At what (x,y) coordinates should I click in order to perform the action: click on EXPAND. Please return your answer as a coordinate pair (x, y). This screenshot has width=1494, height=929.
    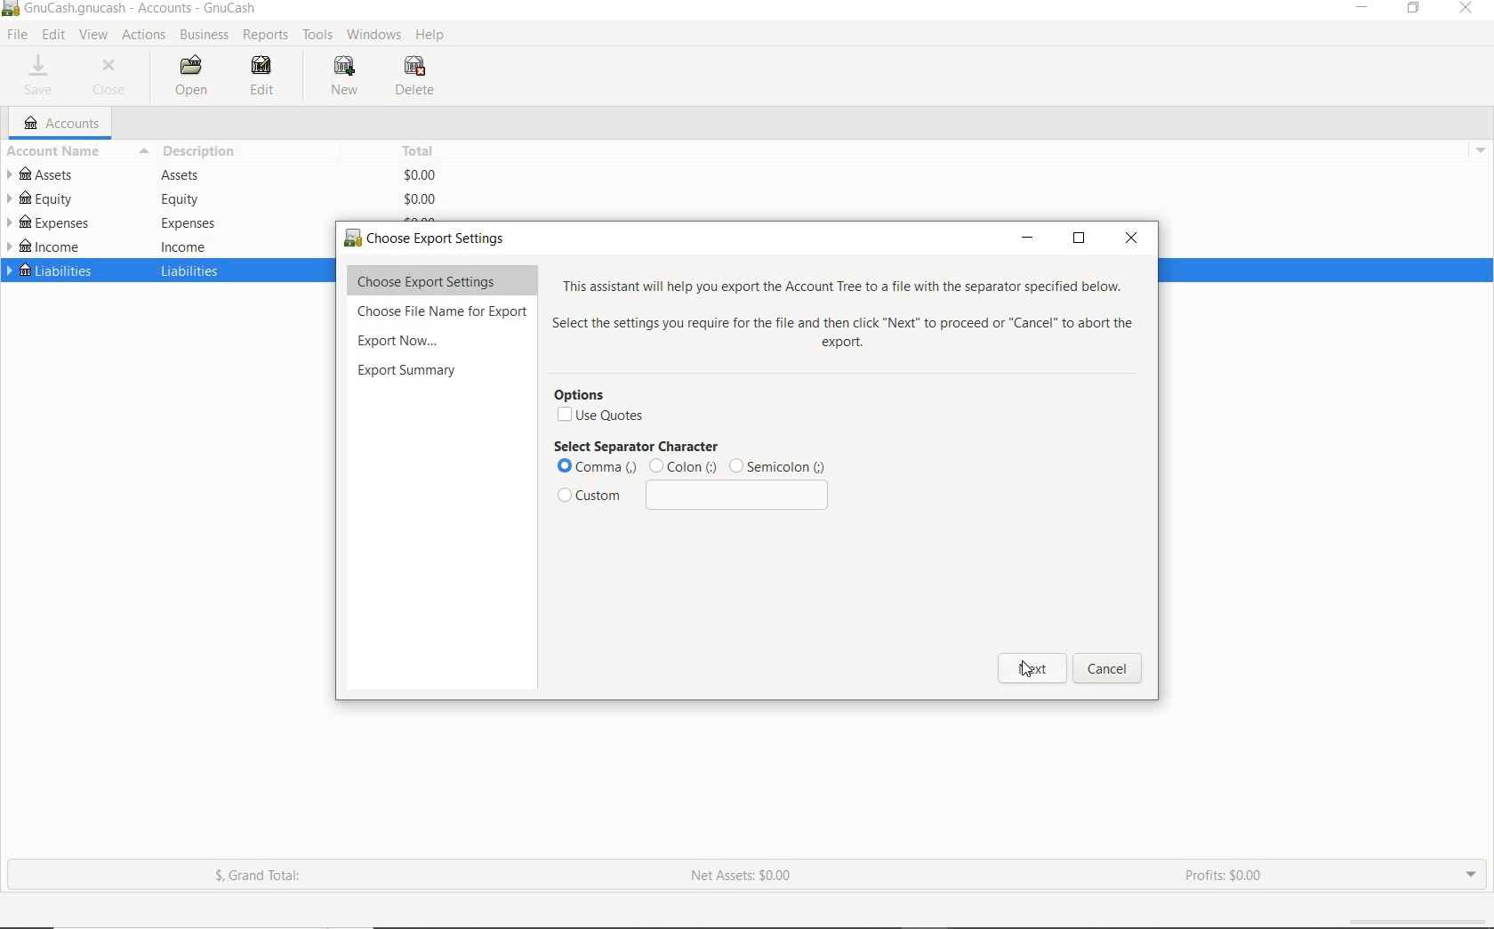
    Looking at the image, I should click on (1468, 876).